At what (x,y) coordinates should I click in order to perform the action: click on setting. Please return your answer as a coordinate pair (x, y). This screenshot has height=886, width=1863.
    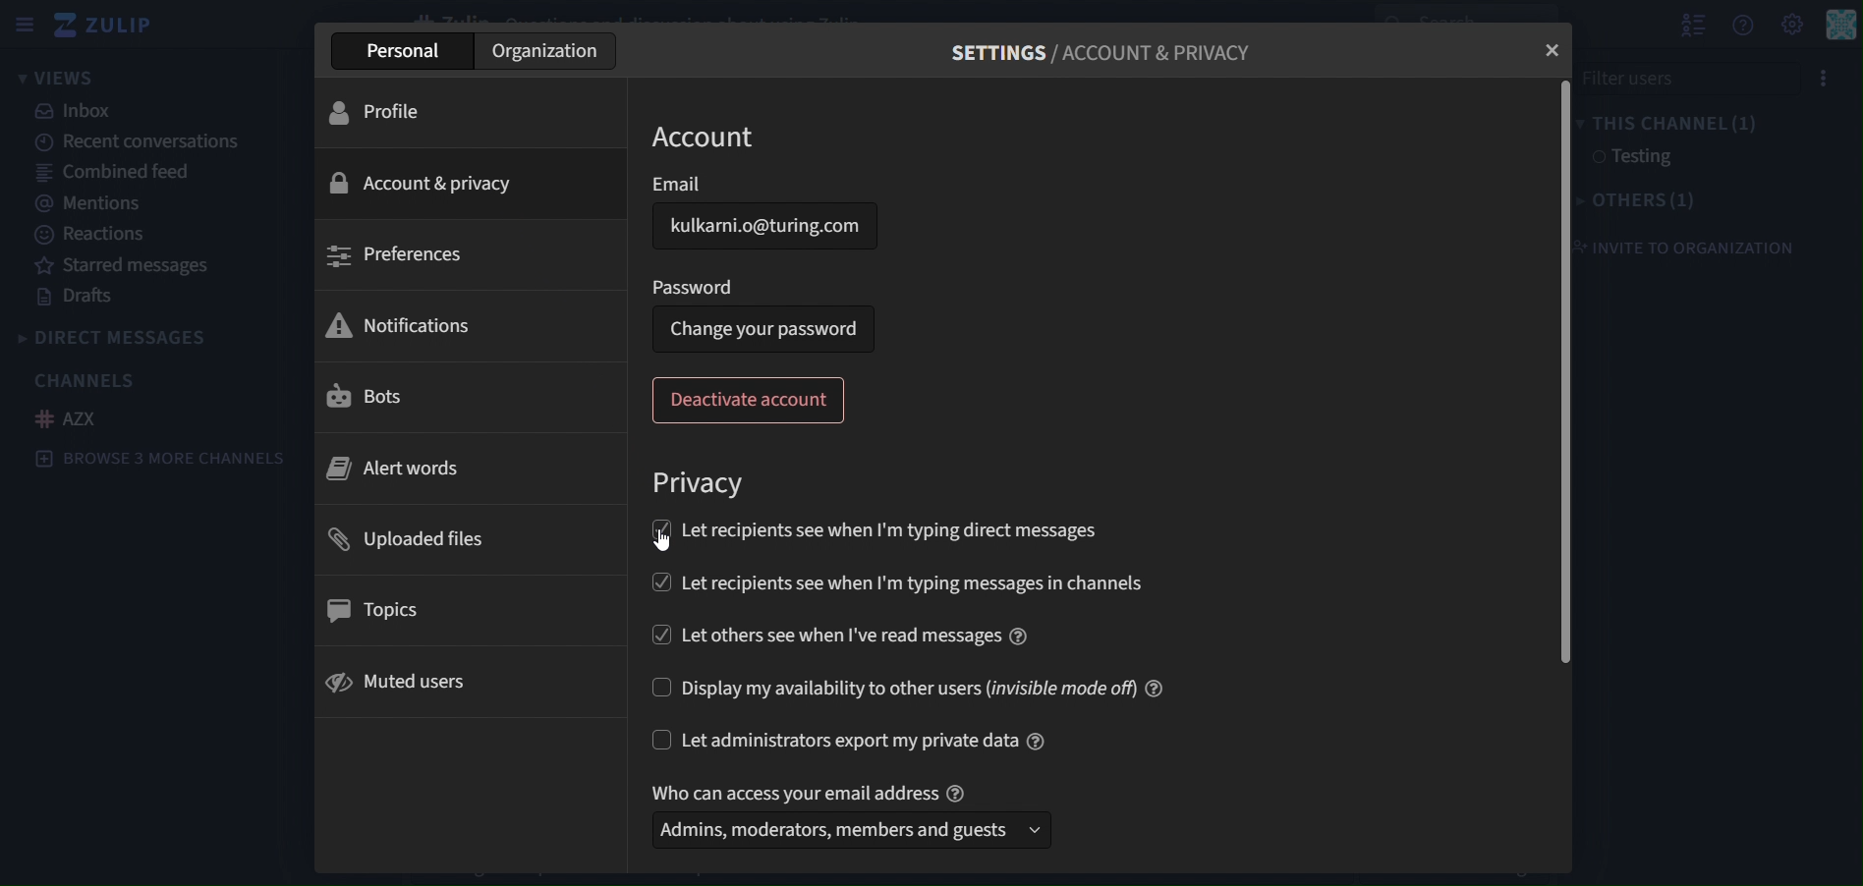
    Looking at the image, I should click on (1791, 24).